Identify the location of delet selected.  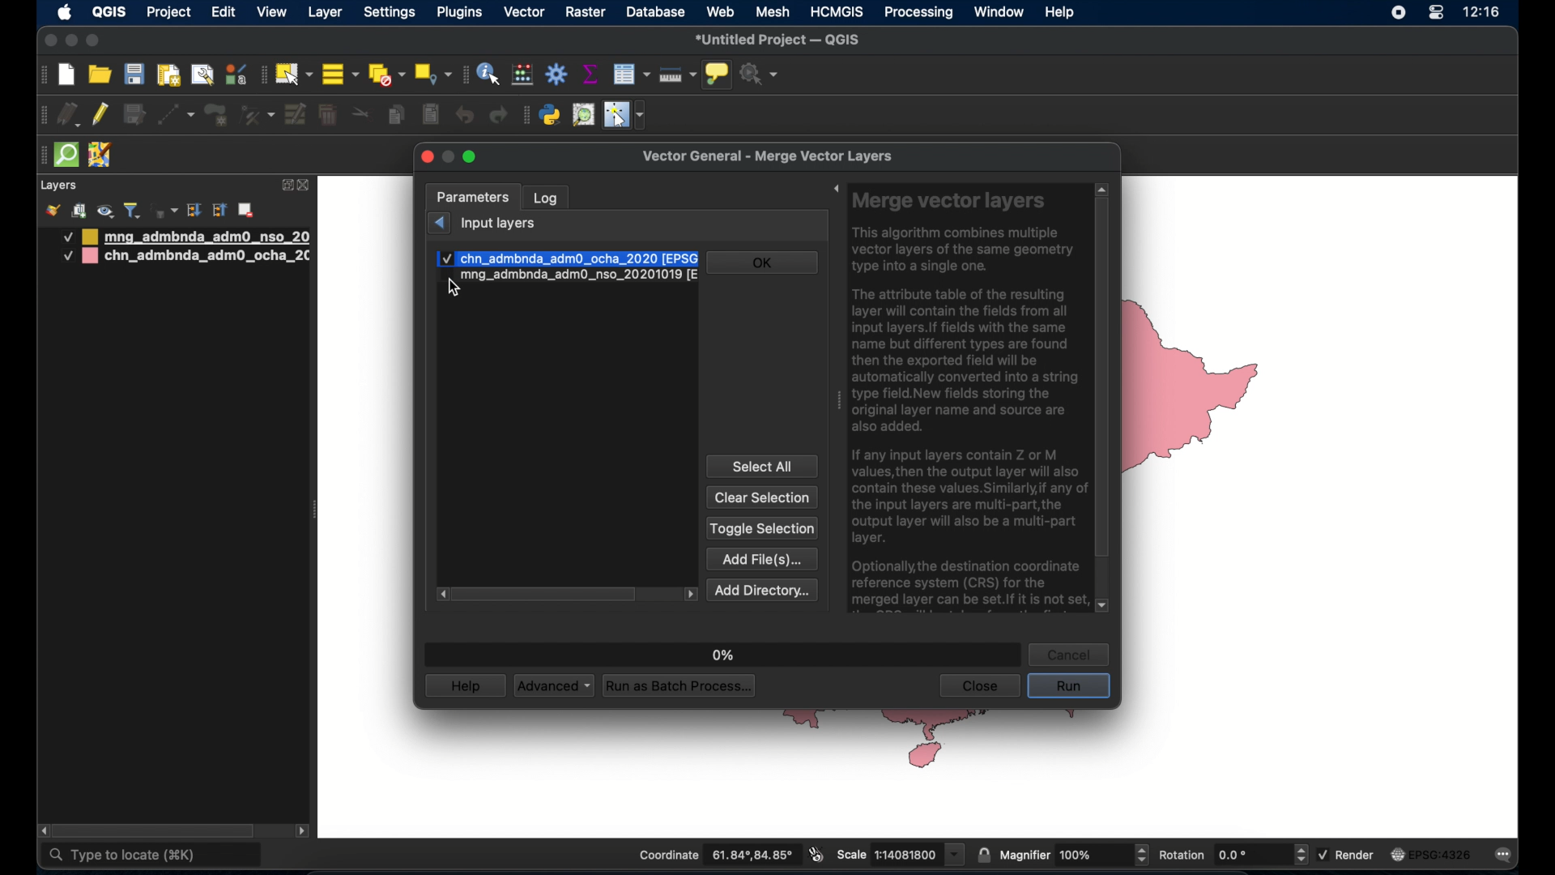
(326, 115).